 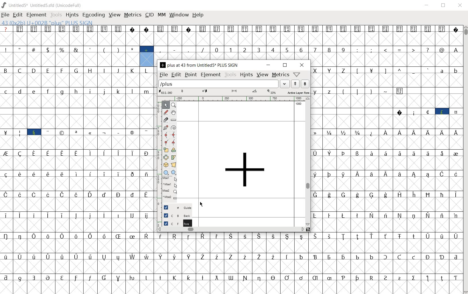 What do you see at coordinates (163, 75) in the screenshot?
I see `file` at bounding box center [163, 75].